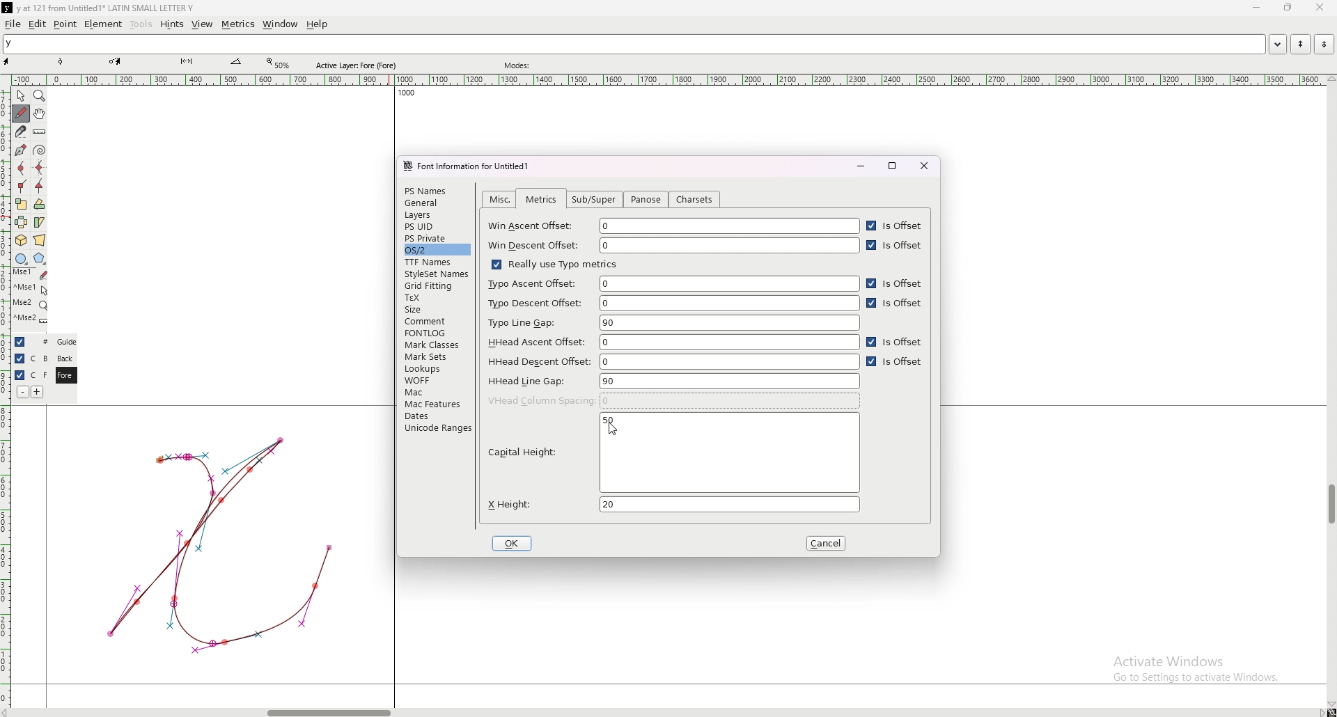  What do you see at coordinates (31, 320) in the screenshot?
I see `mse 2` at bounding box center [31, 320].